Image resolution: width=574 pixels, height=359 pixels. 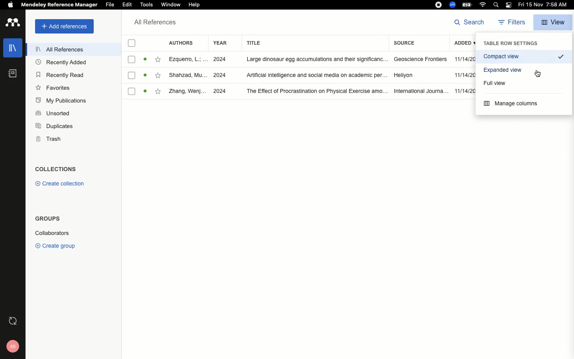 I want to click on Shahzad, so click(x=186, y=76).